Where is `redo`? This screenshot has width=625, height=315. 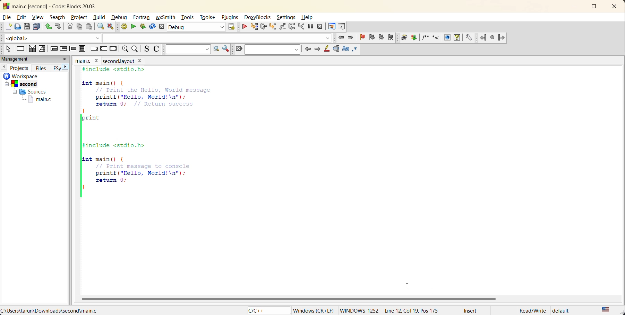
redo is located at coordinates (58, 26).